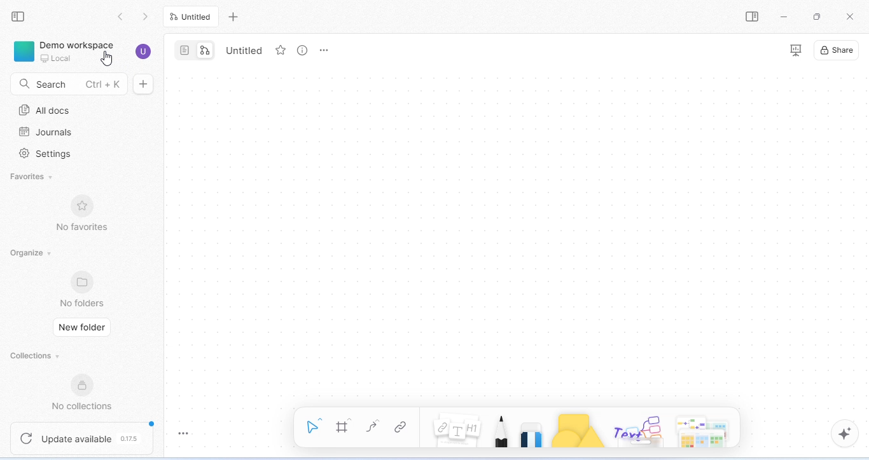 This screenshot has height=460, width=869. What do you see at coordinates (206, 50) in the screenshot?
I see `edgeless mode` at bounding box center [206, 50].